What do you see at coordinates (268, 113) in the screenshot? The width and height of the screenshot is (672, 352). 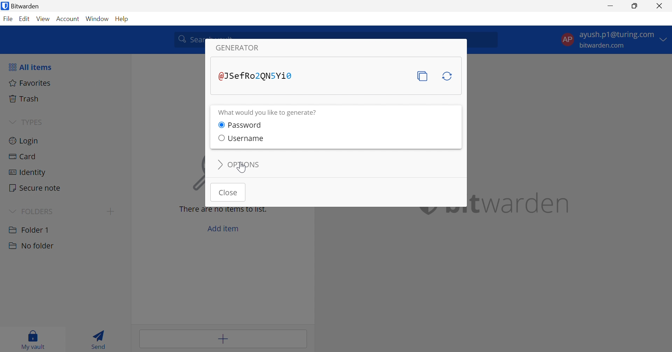 I see `What would you like to generate?` at bounding box center [268, 113].